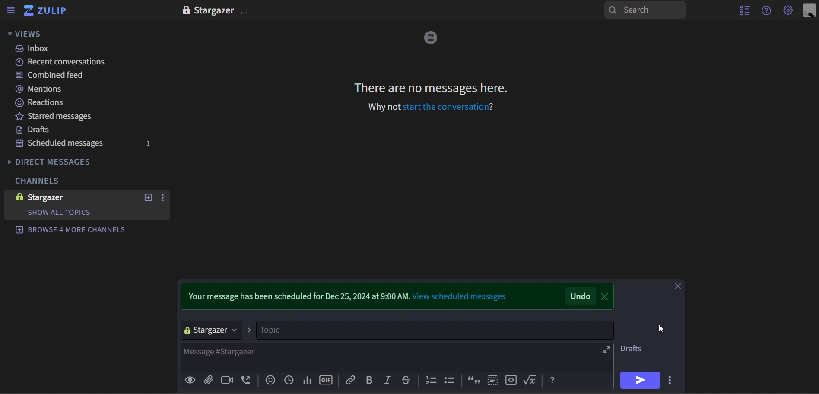 This screenshot has height=394, width=819. Describe the element at coordinates (606, 350) in the screenshot. I see `expand ` at that location.